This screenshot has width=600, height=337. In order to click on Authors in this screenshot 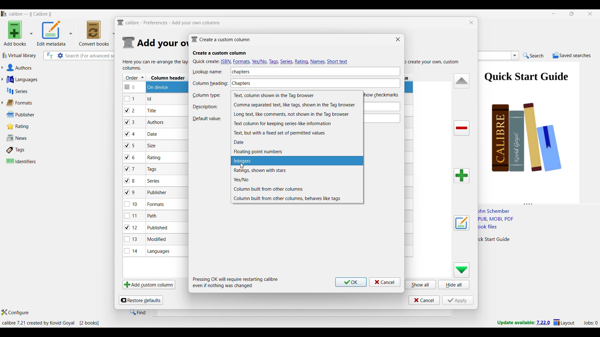, I will do `click(49, 68)`.